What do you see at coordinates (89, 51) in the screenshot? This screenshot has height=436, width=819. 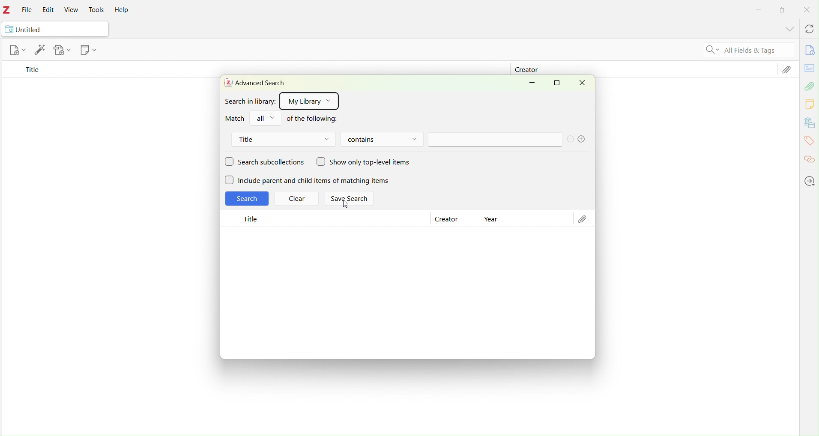 I see `Reference` at bounding box center [89, 51].